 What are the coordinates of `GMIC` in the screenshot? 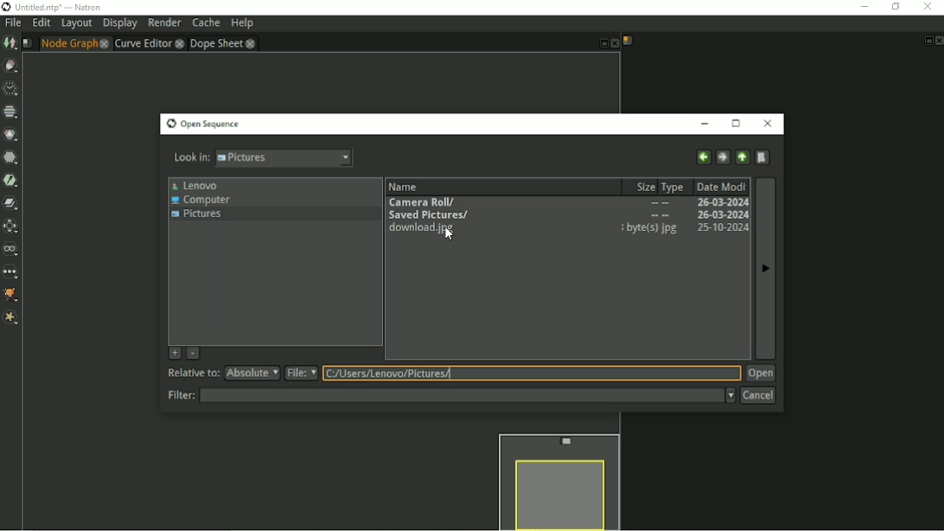 It's located at (12, 297).